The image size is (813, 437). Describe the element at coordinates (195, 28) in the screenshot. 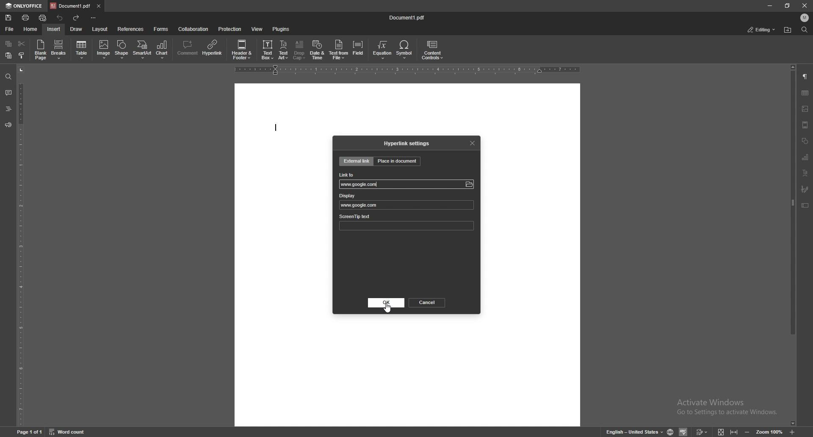

I see `collaboration` at that location.